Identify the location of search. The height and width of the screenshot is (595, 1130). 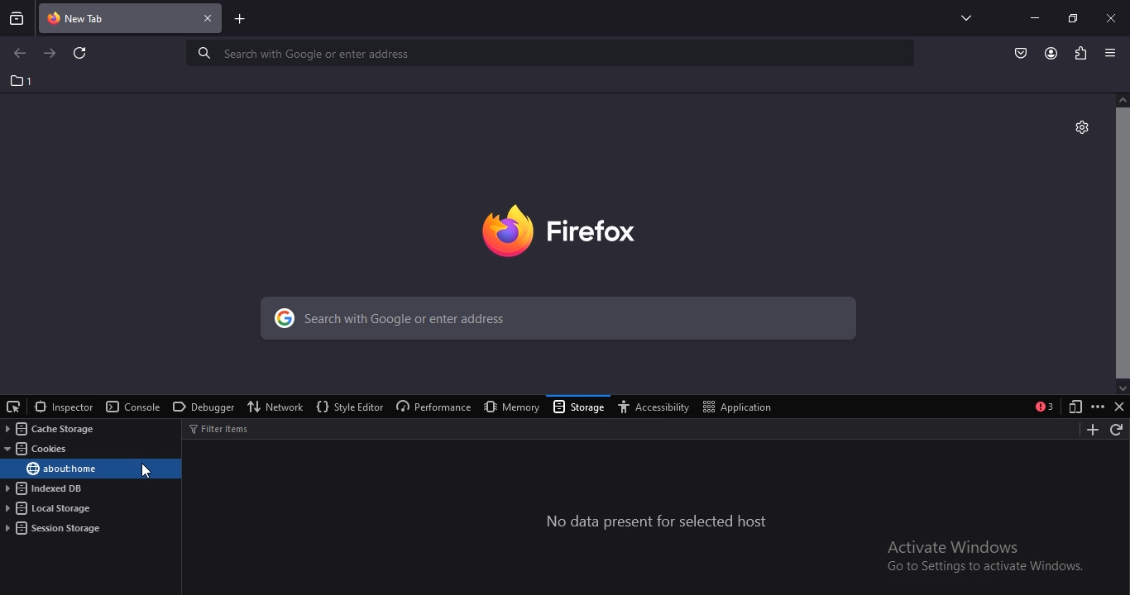
(554, 321).